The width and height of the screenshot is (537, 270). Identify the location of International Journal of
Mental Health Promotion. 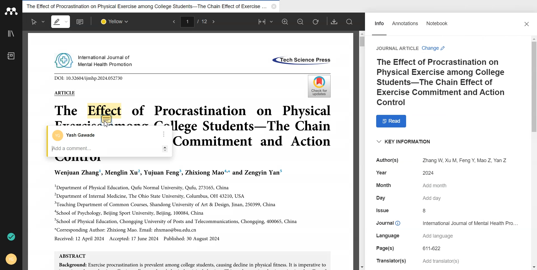
(95, 60).